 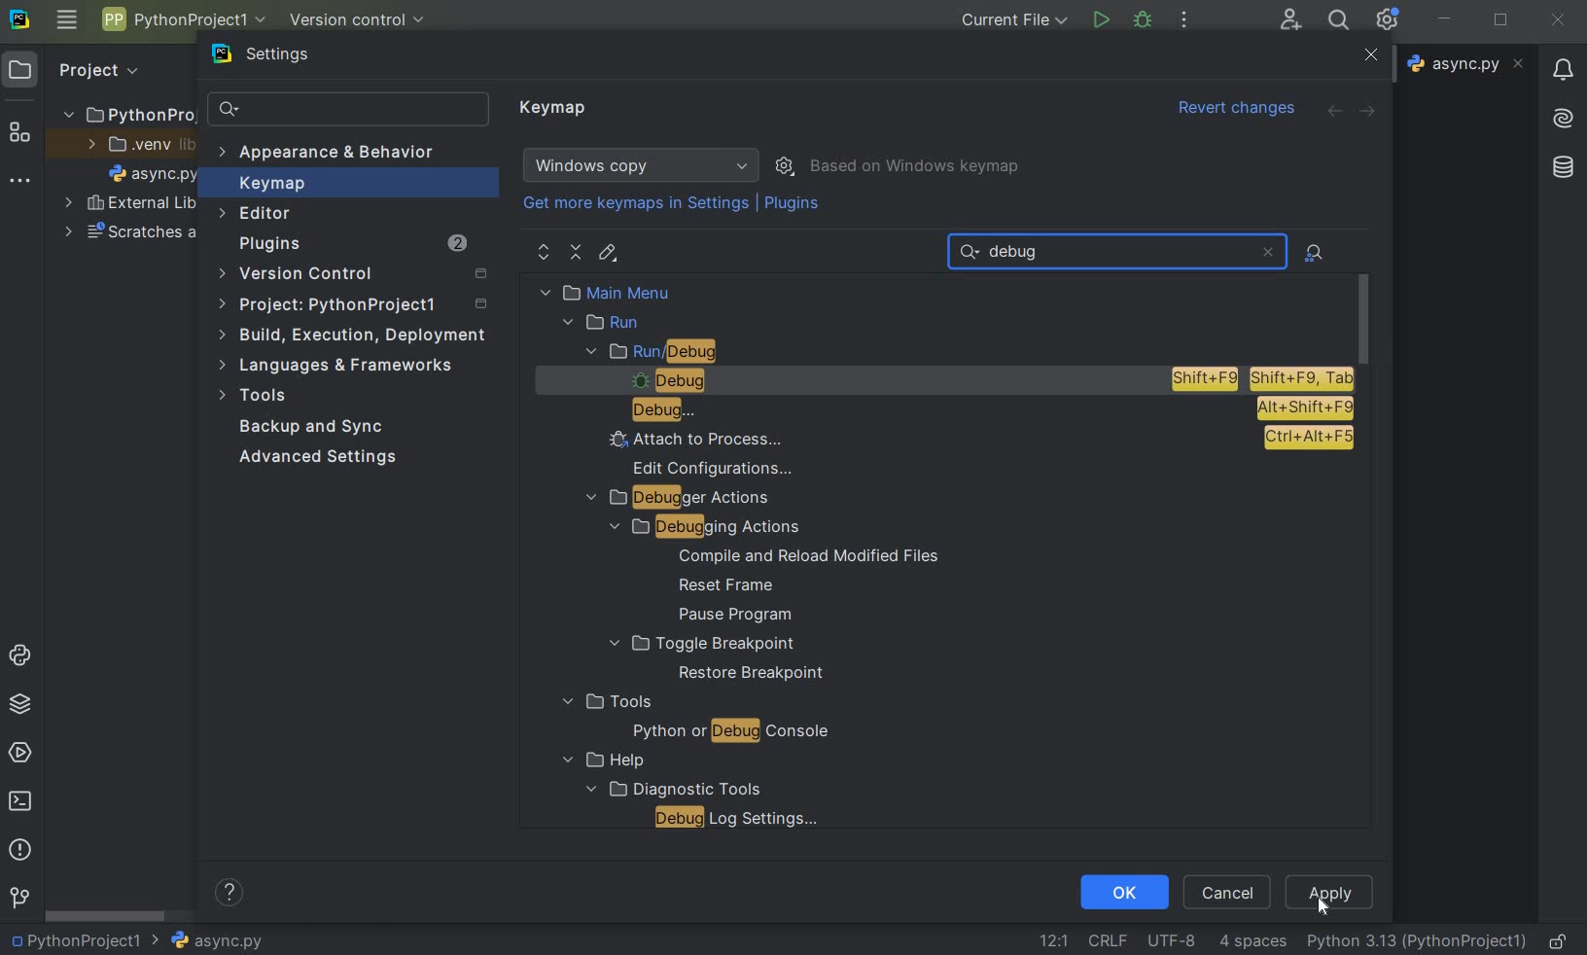 I want to click on reset frame, so click(x=721, y=586).